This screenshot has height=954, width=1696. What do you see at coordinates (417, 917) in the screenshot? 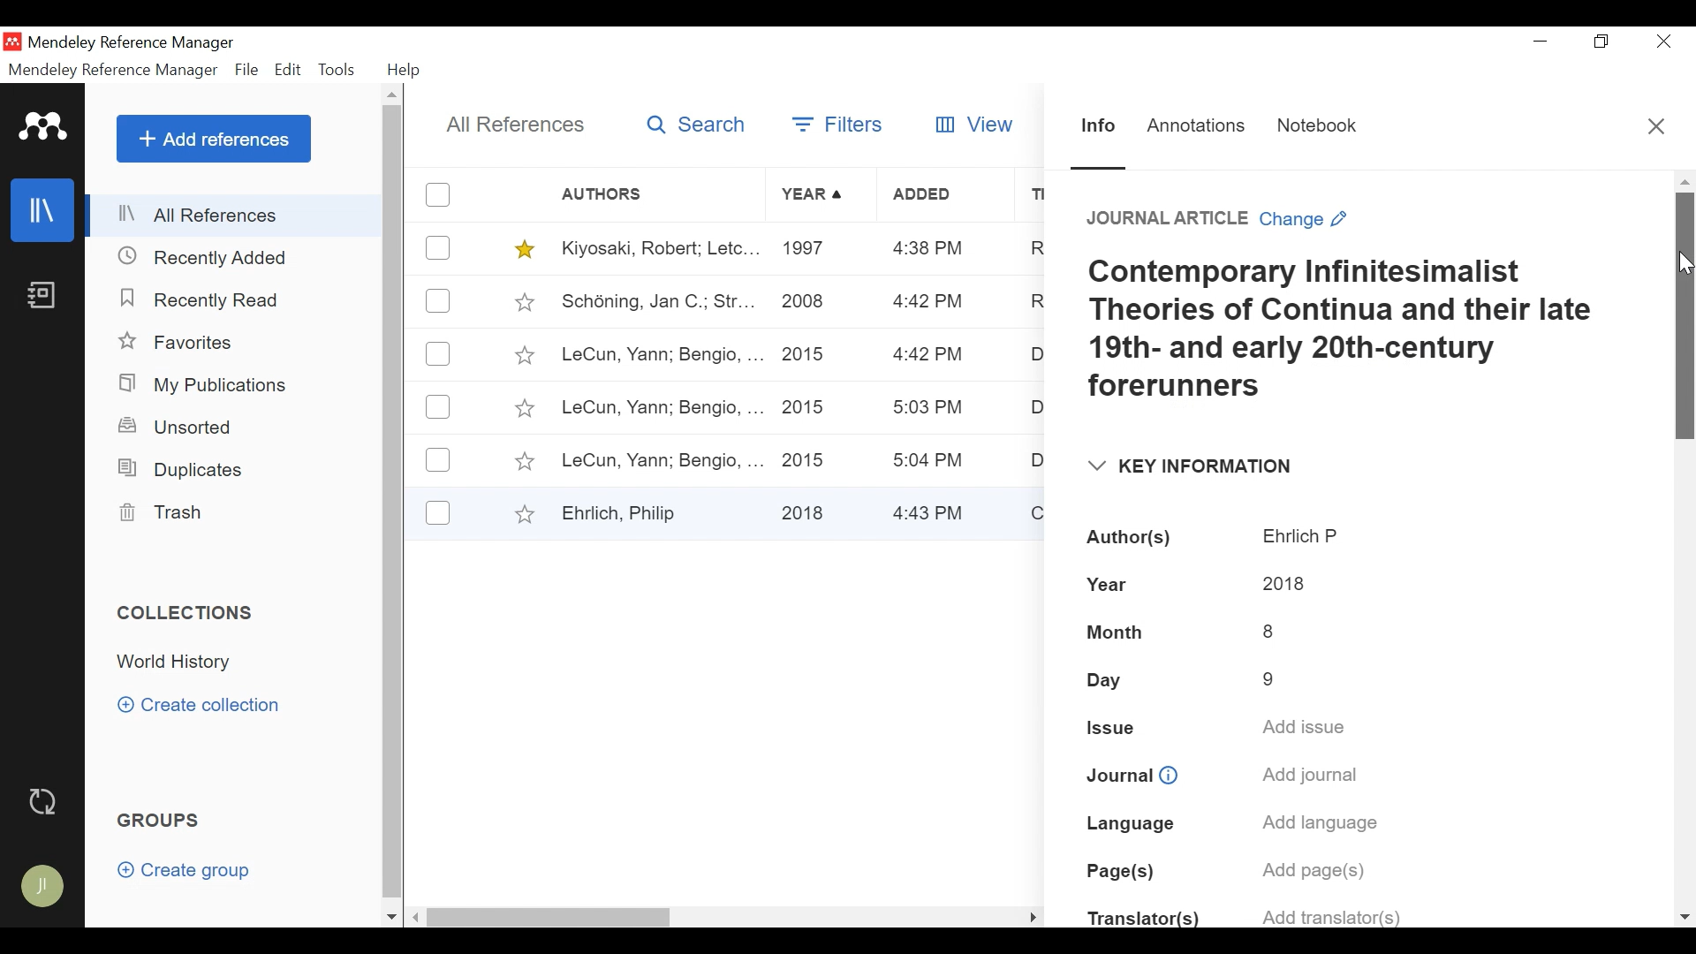
I see `scroll left` at bounding box center [417, 917].